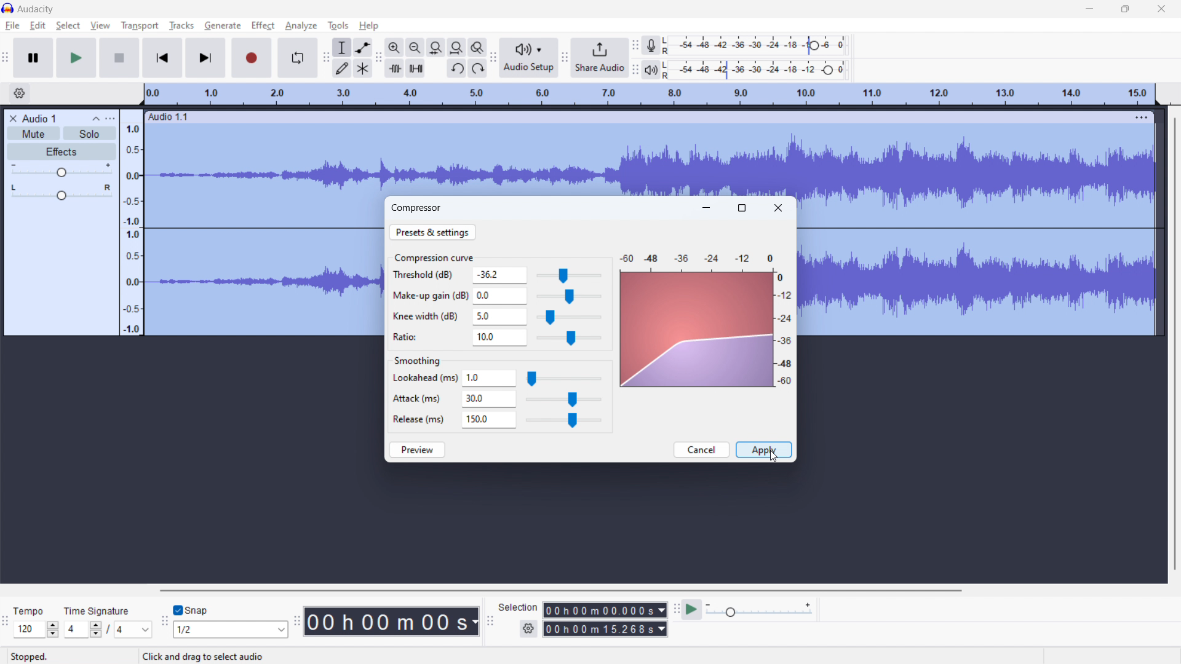  Describe the element at coordinates (338, 26) in the screenshot. I see `tools` at that location.